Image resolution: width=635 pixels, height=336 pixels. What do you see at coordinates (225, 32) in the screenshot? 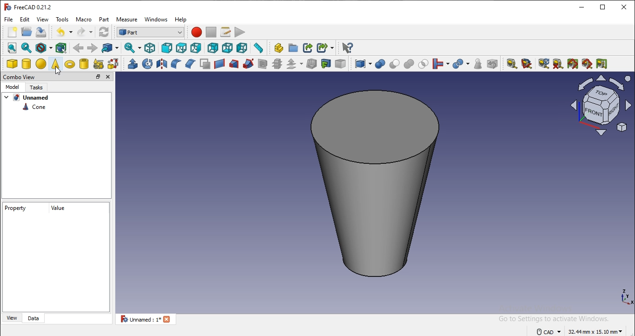
I see `macro` at bounding box center [225, 32].